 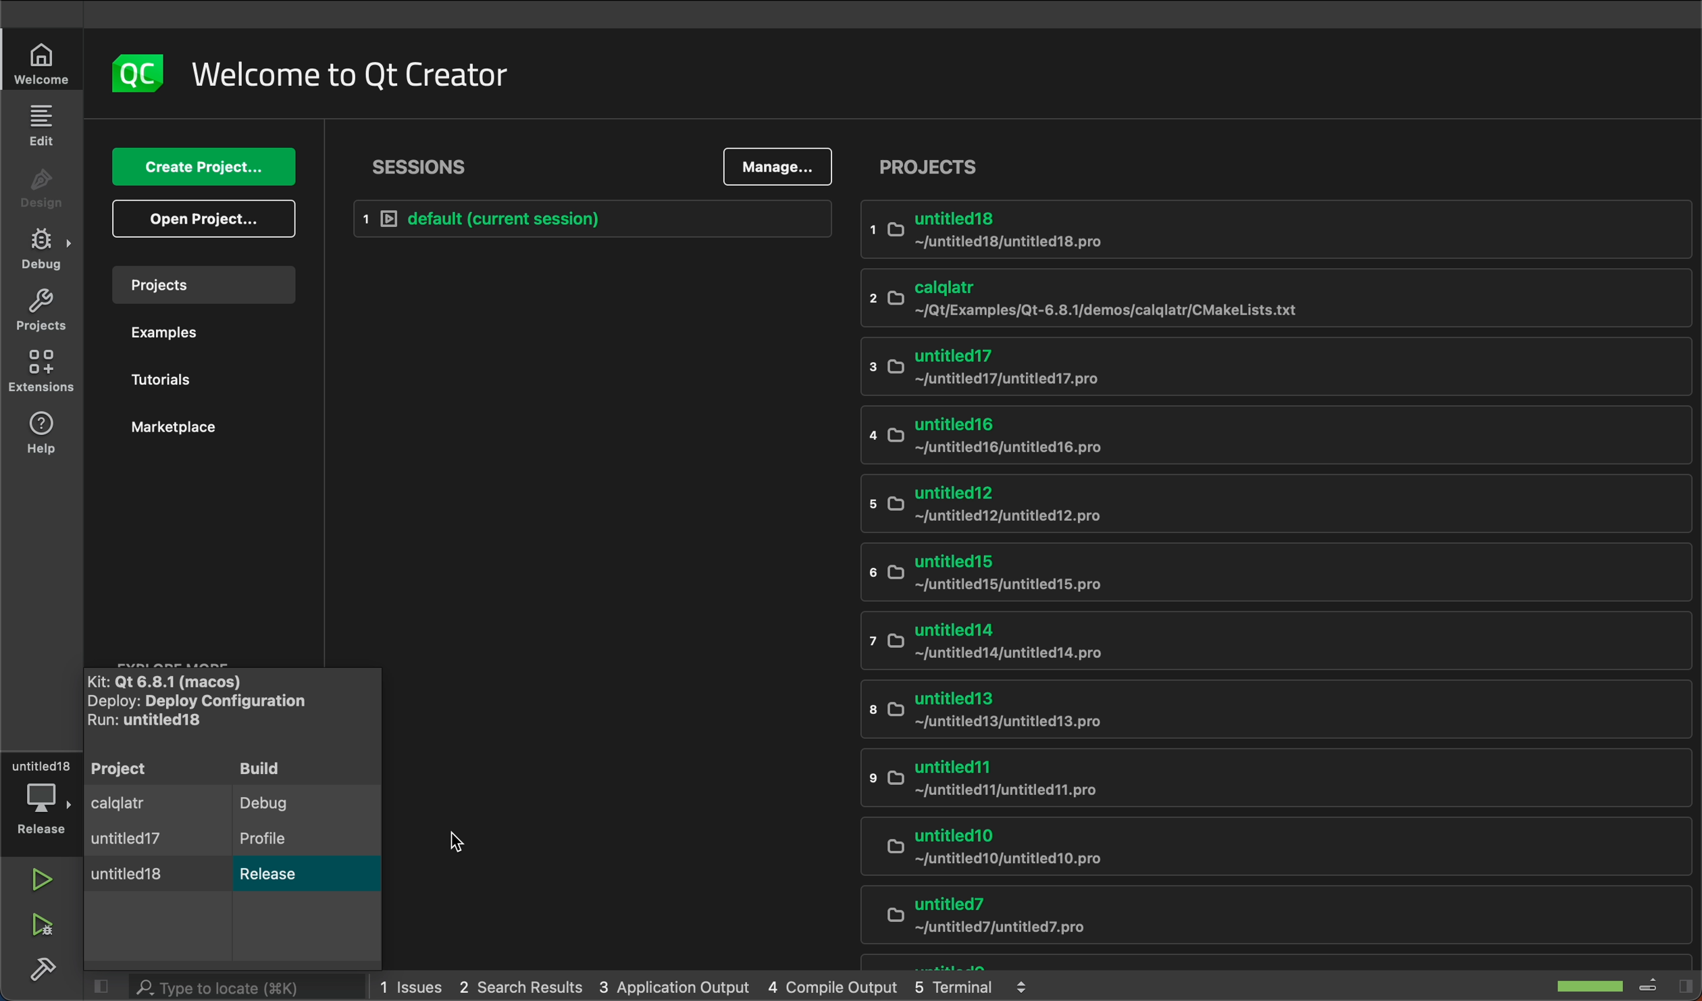 What do you see at coordinates (349, 72) in the screenshot?
I see `welcome` at bounding box center [349, 72].